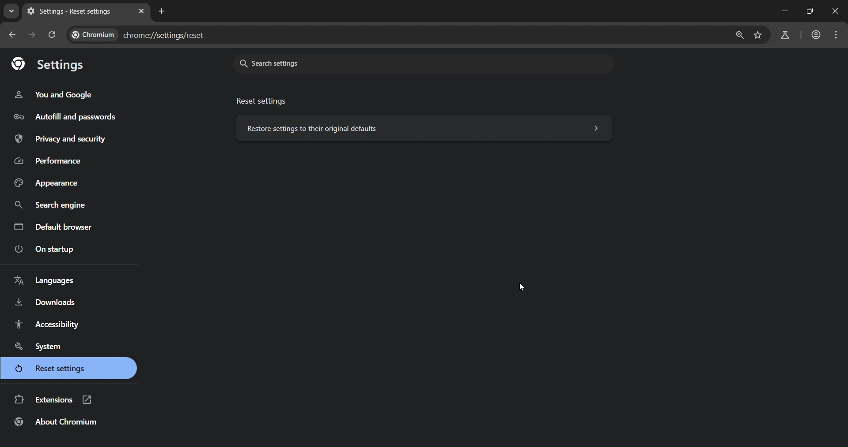 This screenshot has width=848, height=447. Describe the element at coordinates (48, 63) in the screenshot. I see `settings` at that location.